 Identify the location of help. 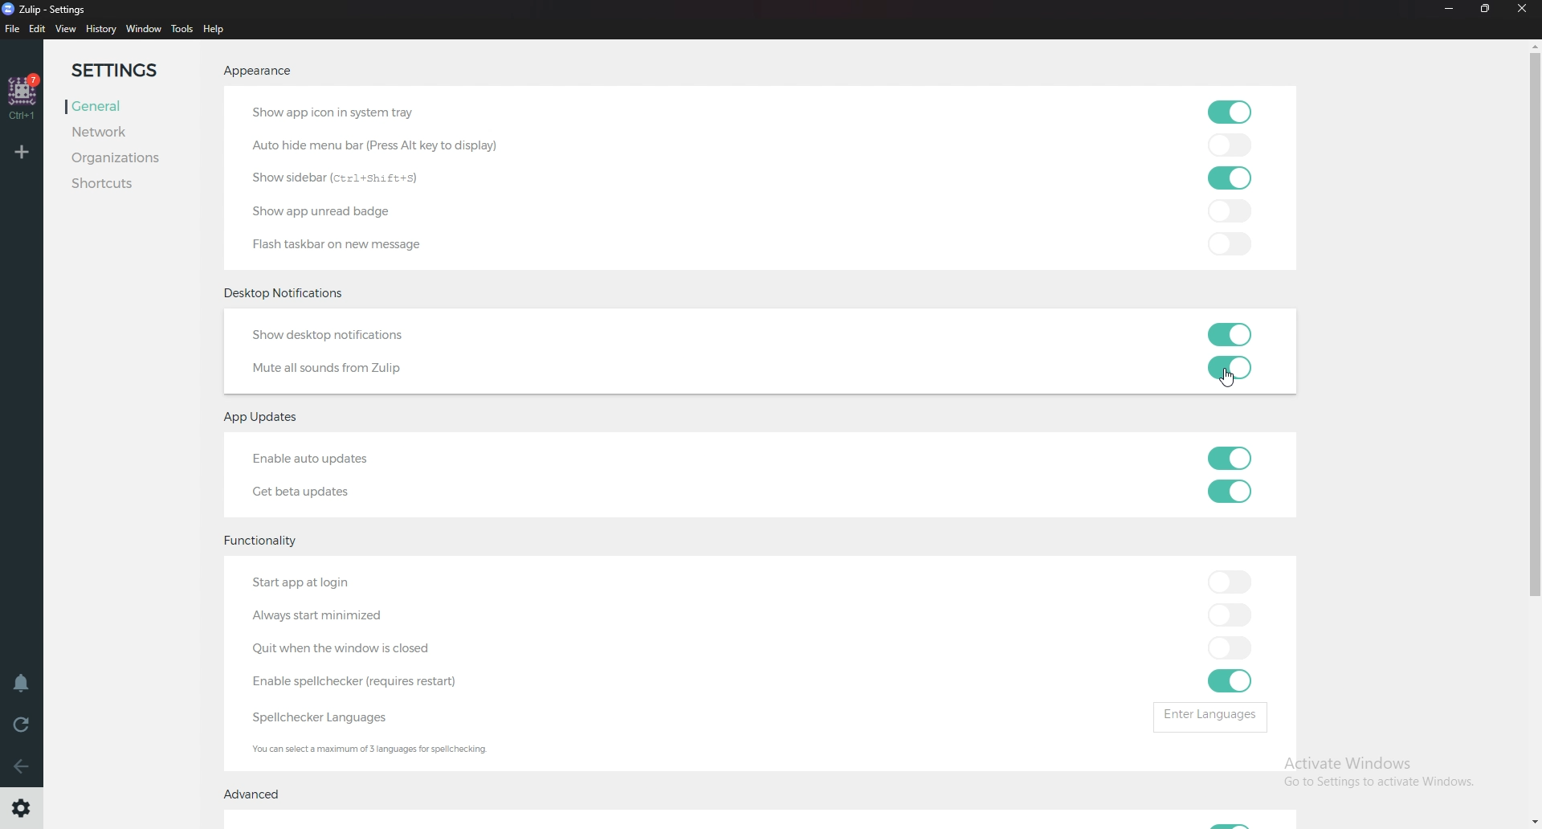
(214, 28).